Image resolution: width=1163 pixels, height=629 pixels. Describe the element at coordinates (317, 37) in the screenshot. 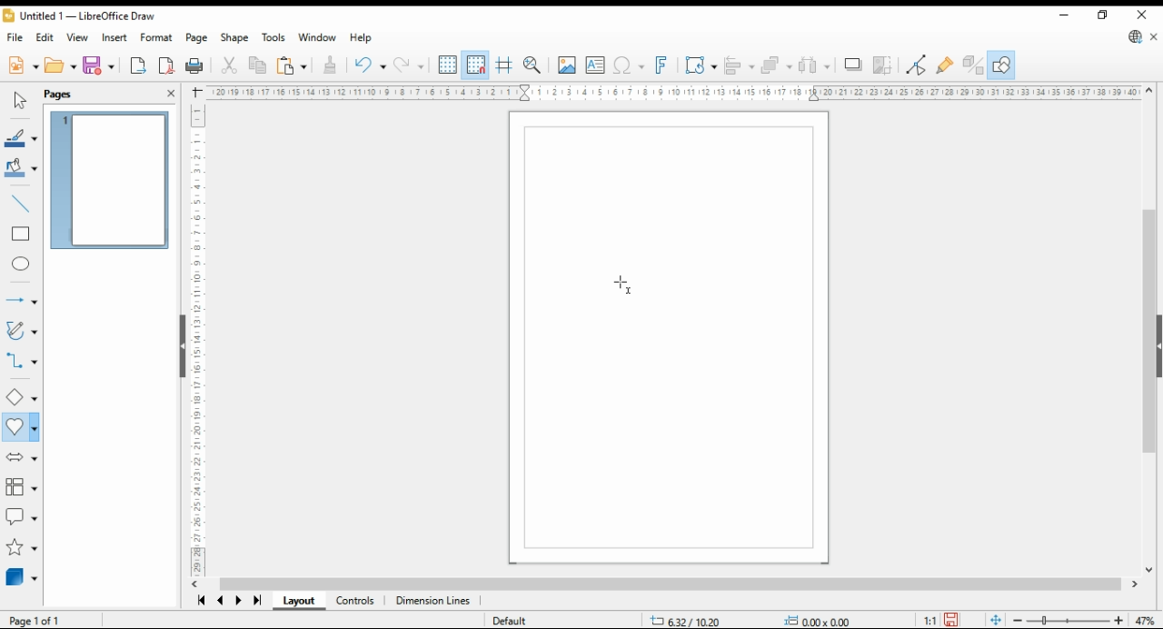

I see `window` at that location.